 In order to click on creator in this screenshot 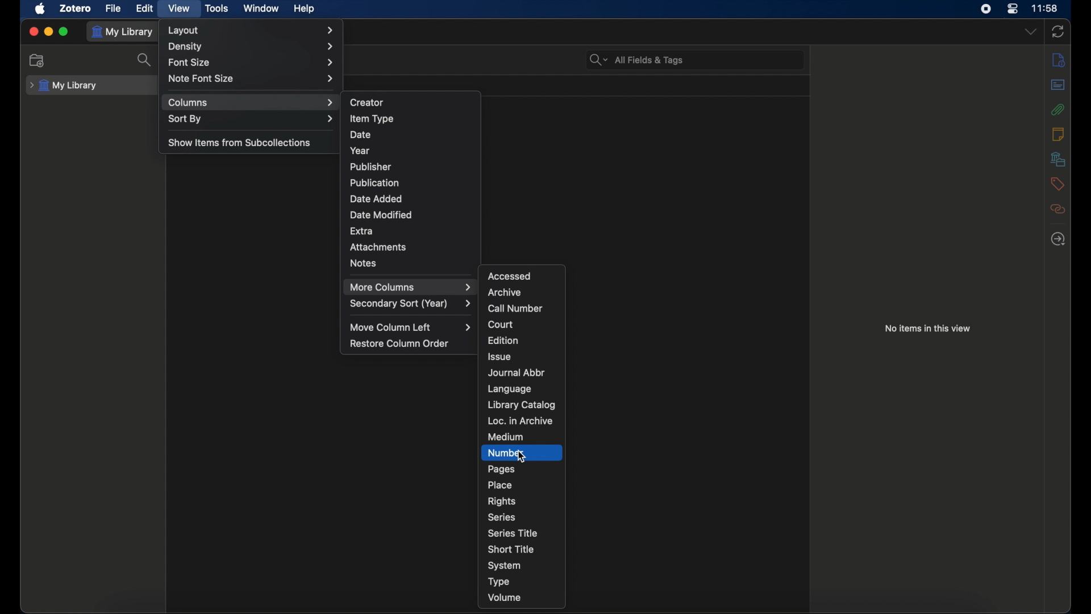, I will do `click(367, 102)`.